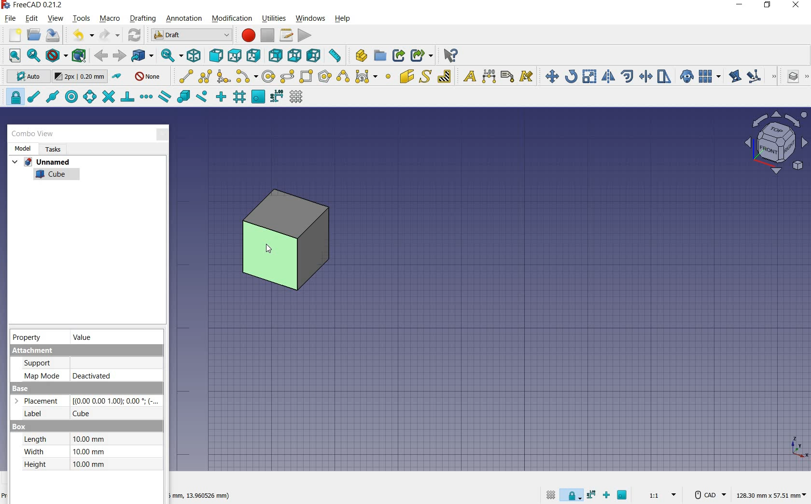 This screenshot has height=504, width=811. What do you see at coordinates (290, 240) in the screenshot?
I see `cube moved` at bounding box center [290, 240].